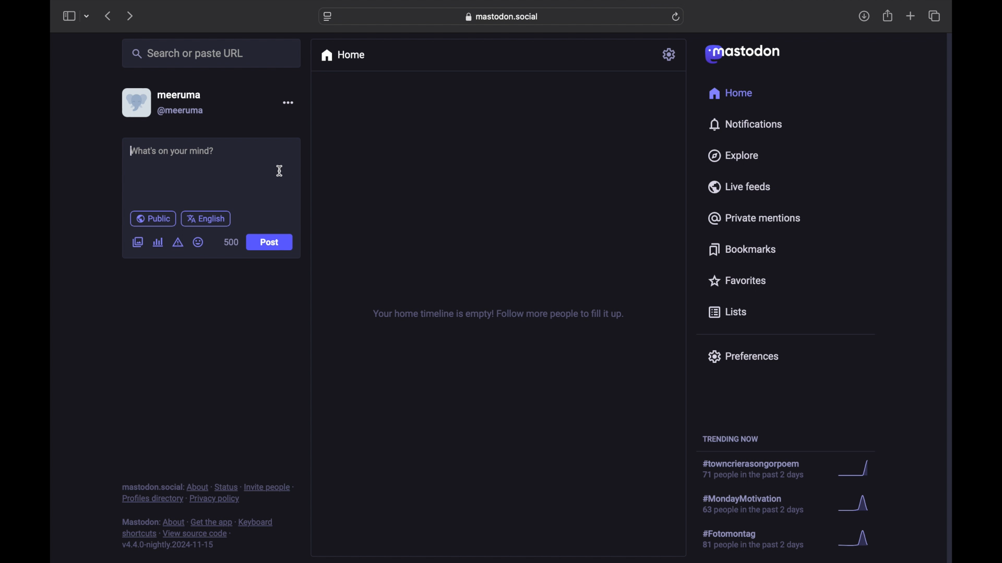  I want to click on footnote, so click(198, 534).